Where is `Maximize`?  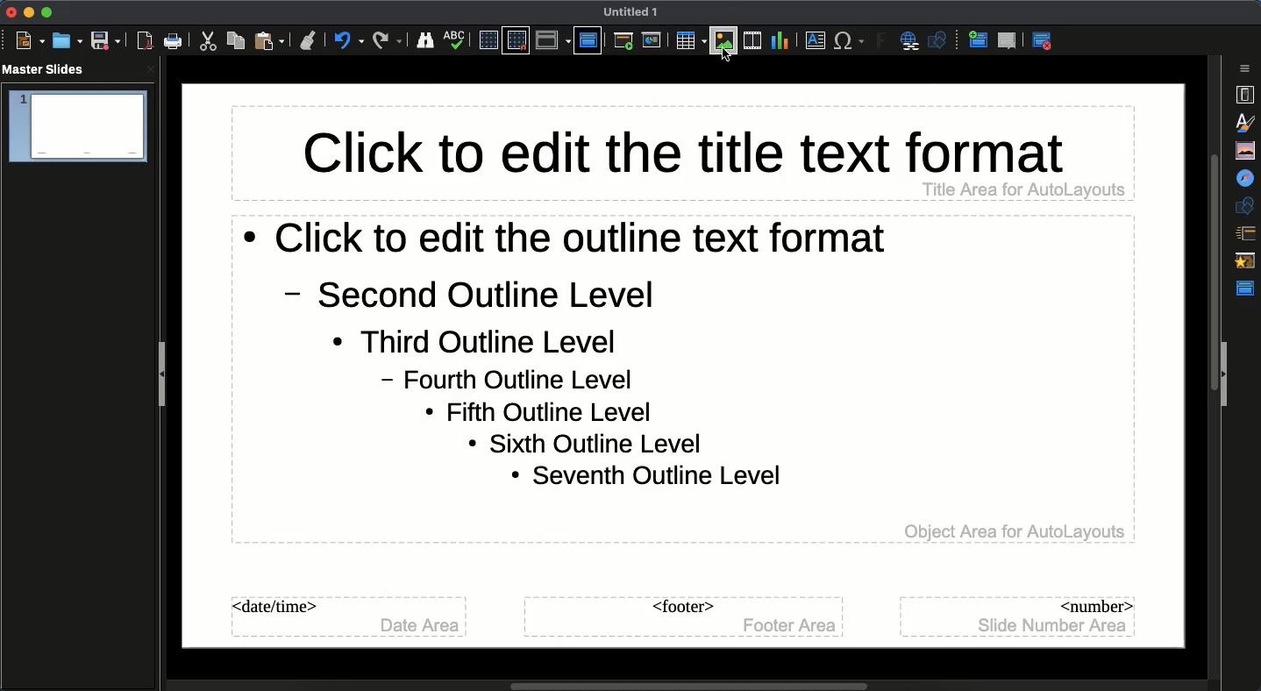 Maximize is located at coordinates (46, 12).